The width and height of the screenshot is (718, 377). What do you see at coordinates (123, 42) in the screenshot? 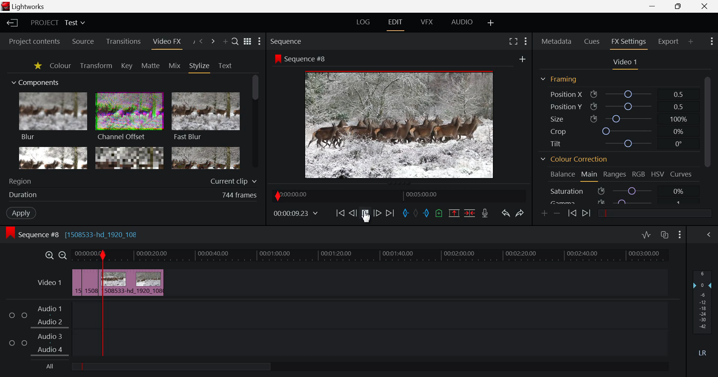
I see `Transitions` at bounding box center [123, 42].